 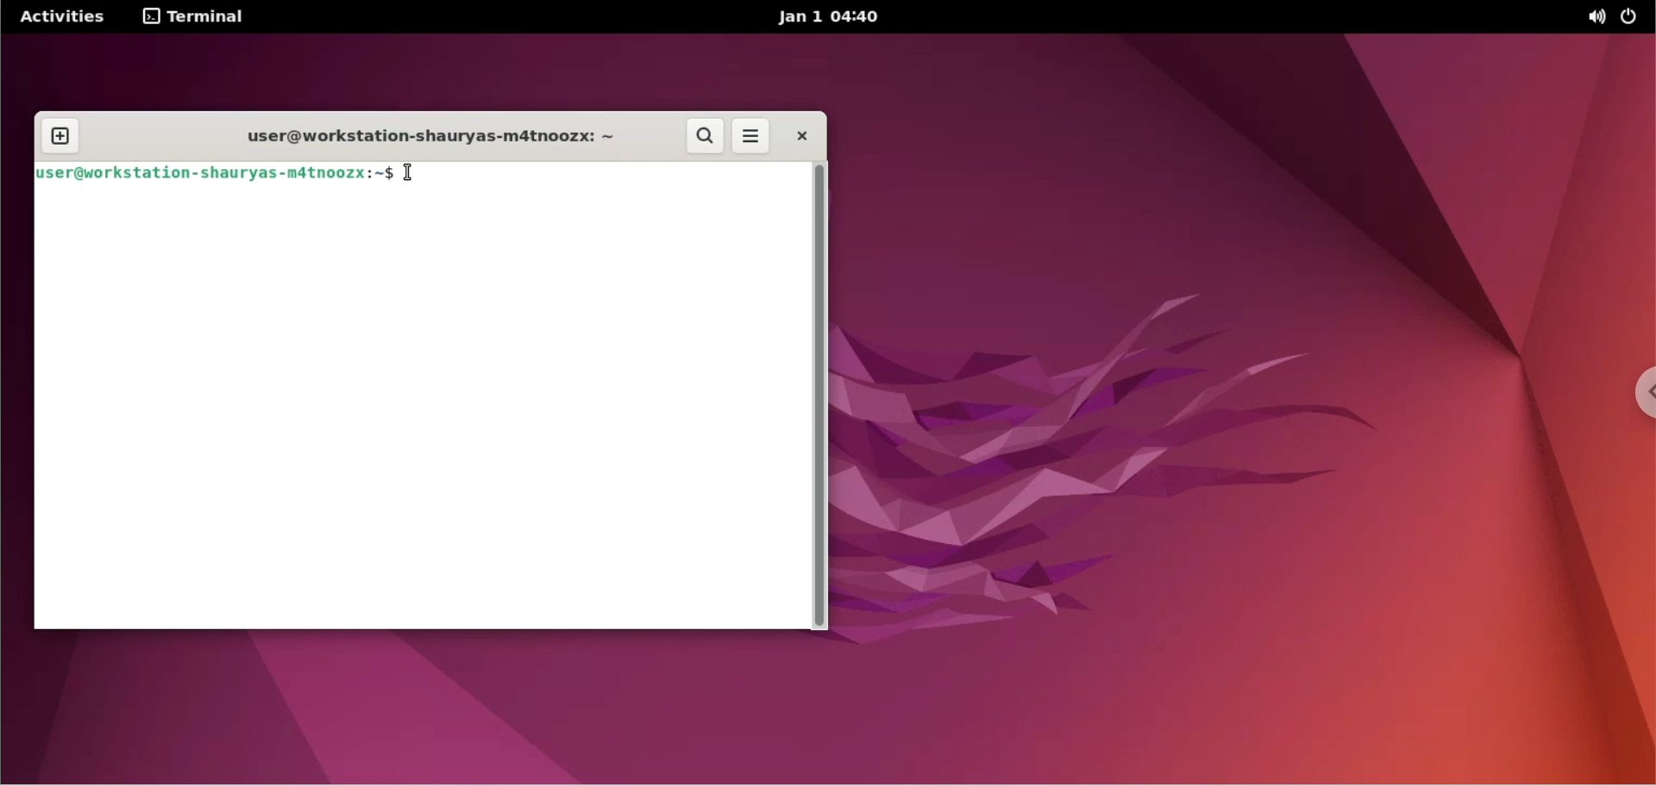 I want to click on user@workstation-shauryas-m4tnoozx: ~, so click(x=428, y=136).